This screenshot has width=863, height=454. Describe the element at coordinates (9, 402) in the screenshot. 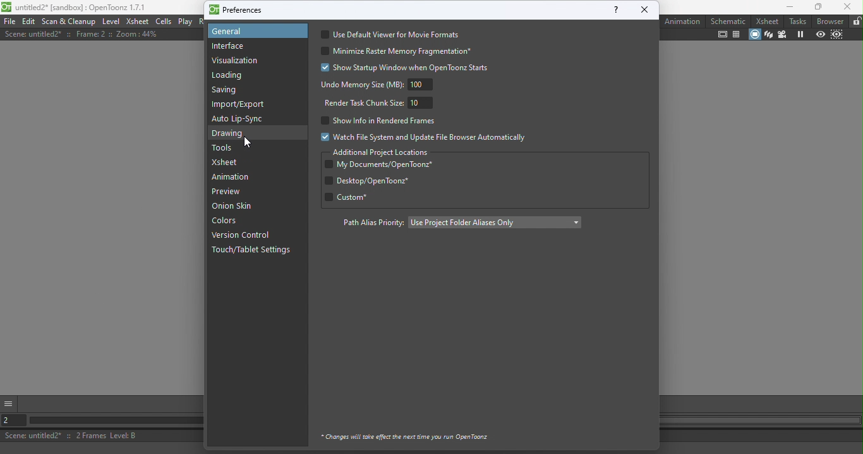

I see `More options` at that location.